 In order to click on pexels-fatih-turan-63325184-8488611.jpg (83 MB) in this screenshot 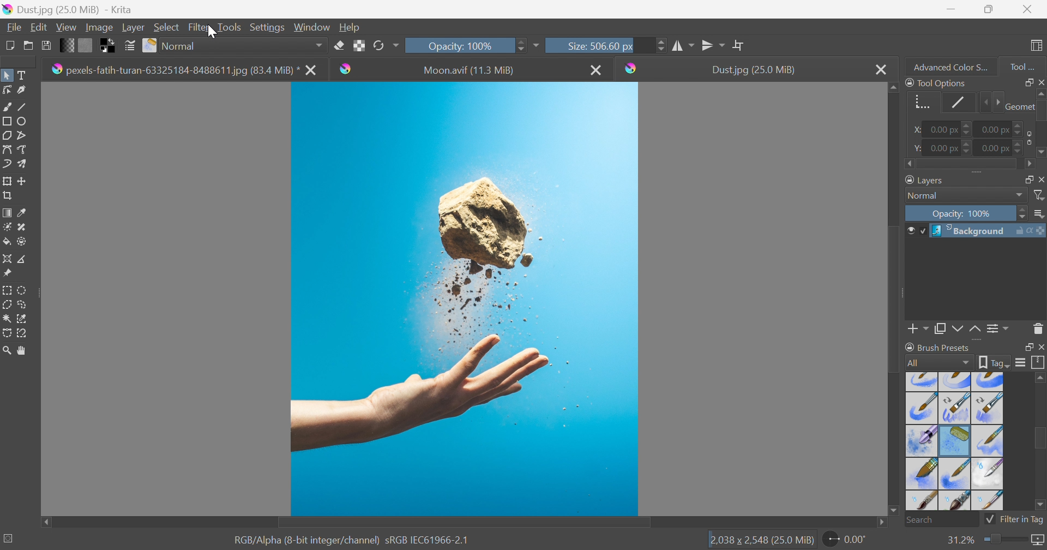, I will do `click(176, 69)`.